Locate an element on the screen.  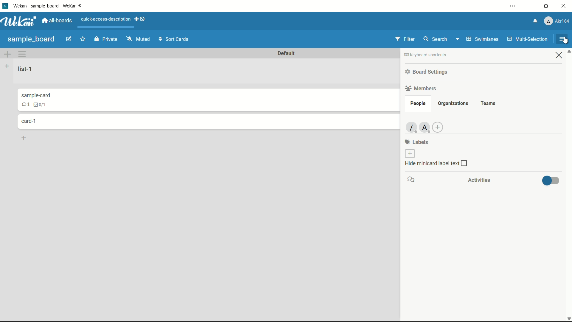
app logo is located at coordinates (18, 21).